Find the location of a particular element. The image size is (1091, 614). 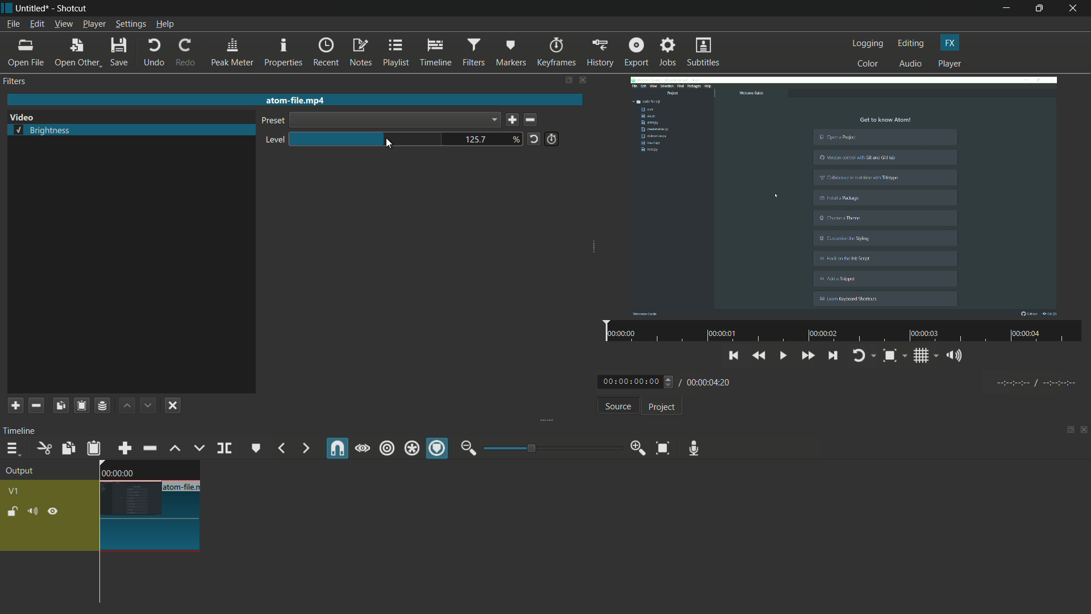

subtitles is located at coordinates (705, 53).